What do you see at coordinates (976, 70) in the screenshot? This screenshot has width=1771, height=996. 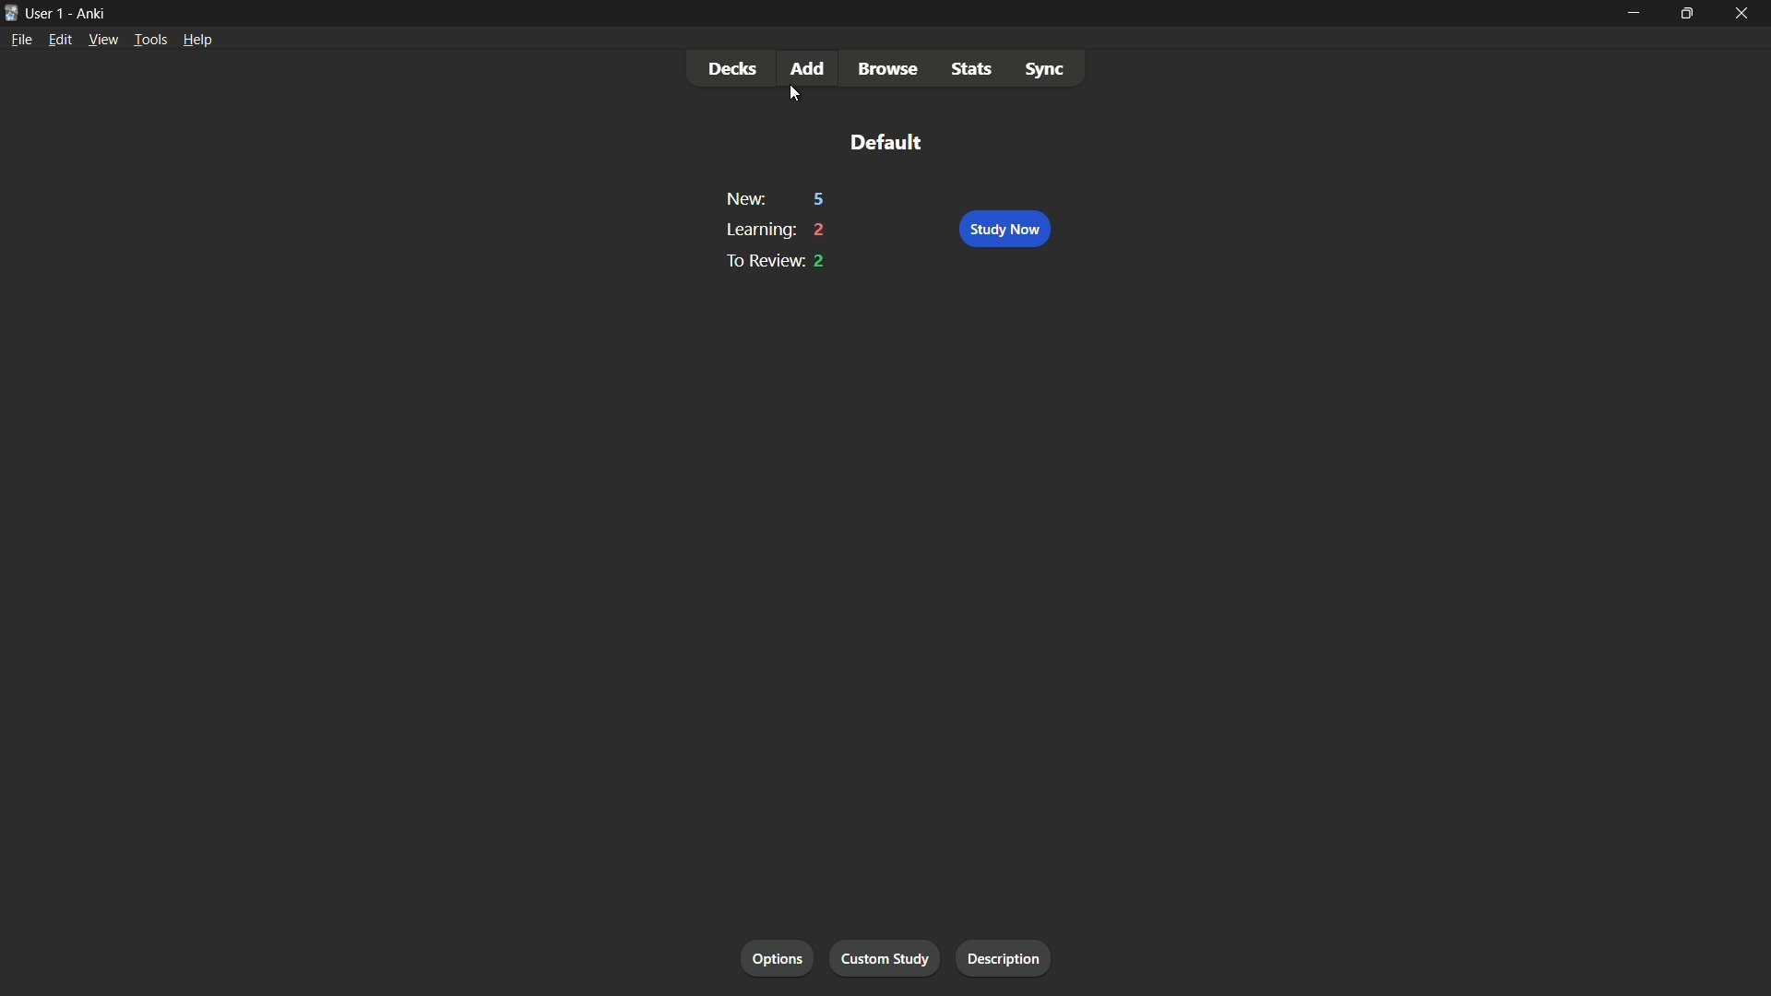 I see `stats` at bounding box center [976, 70].